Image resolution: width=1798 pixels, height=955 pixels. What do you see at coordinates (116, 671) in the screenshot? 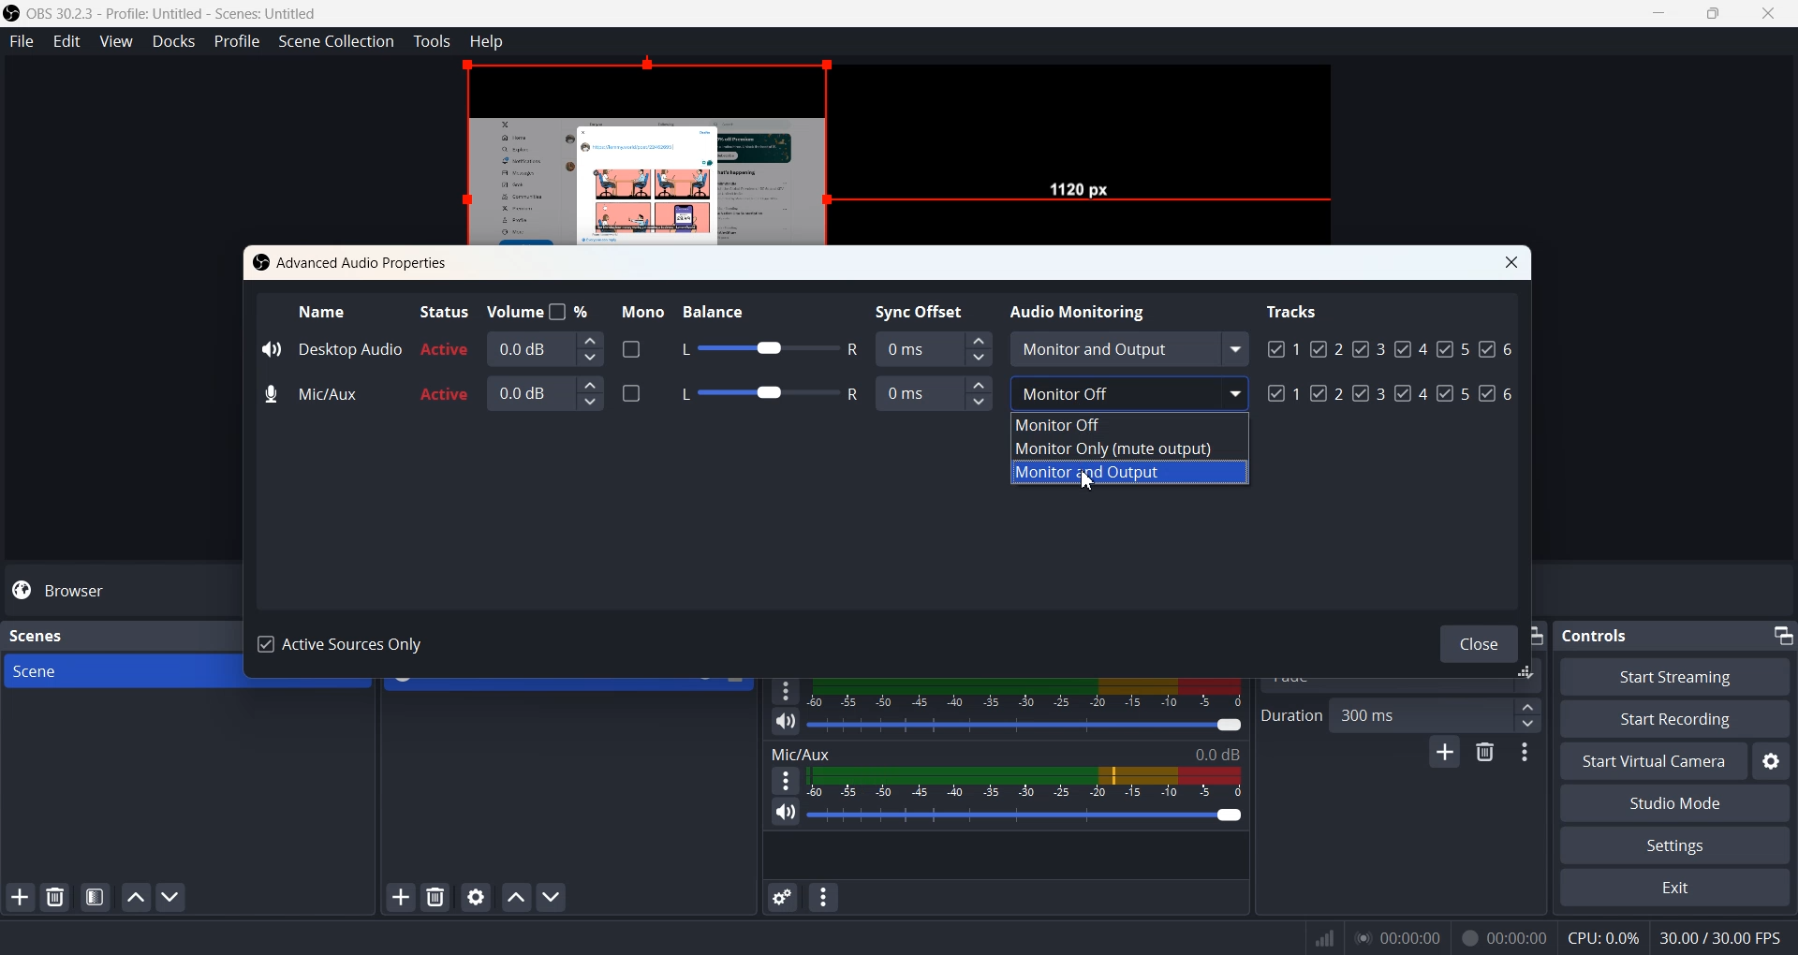
I see `Scene` at bounding box center [116, 671].